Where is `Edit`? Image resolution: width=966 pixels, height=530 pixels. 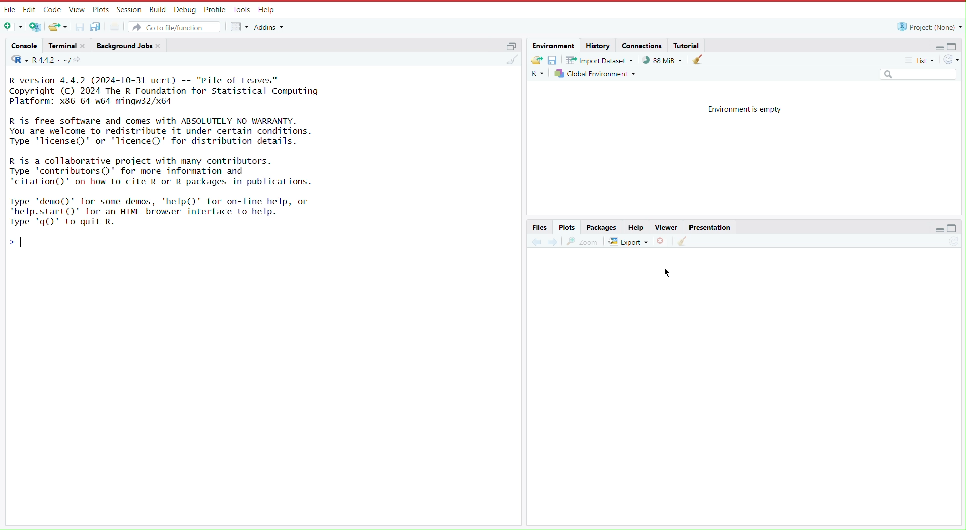
Edit is located at coordinates (29, 9).